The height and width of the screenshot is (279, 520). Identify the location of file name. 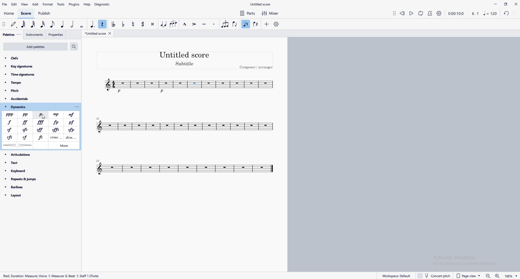
(261, 4).